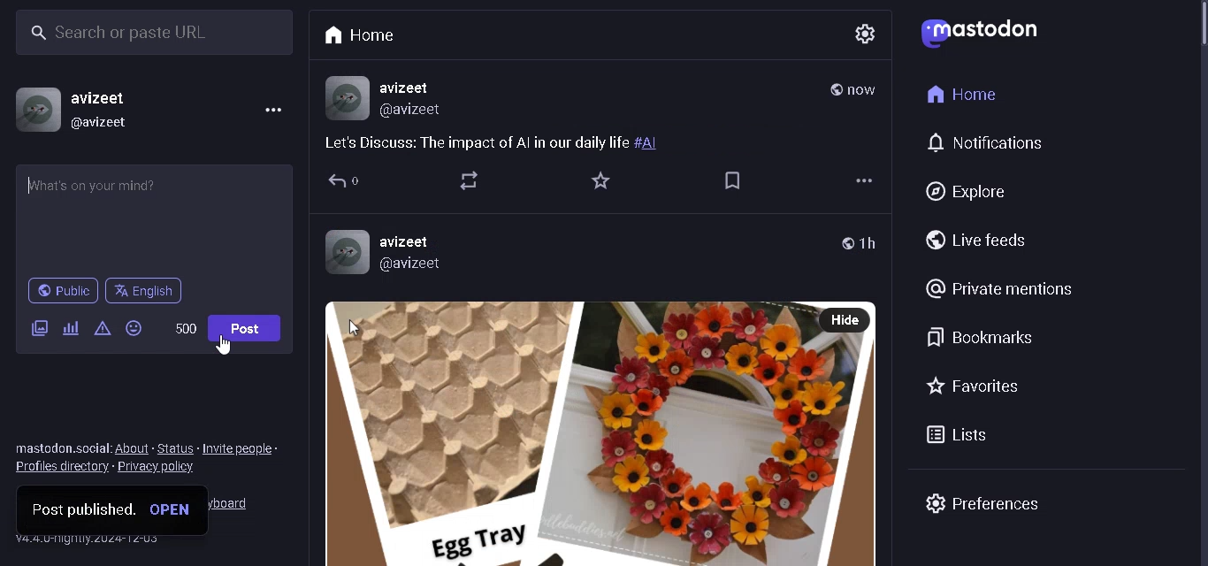  Describe the element at coordinates (951, 438) in the screenshot. I see `LISTS` at that location.